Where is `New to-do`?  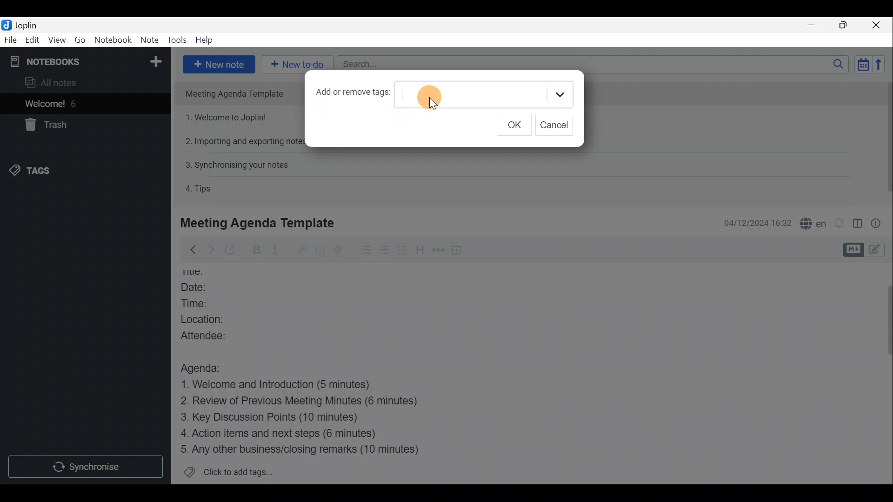
New to-do is located at coordinates (294, 61).